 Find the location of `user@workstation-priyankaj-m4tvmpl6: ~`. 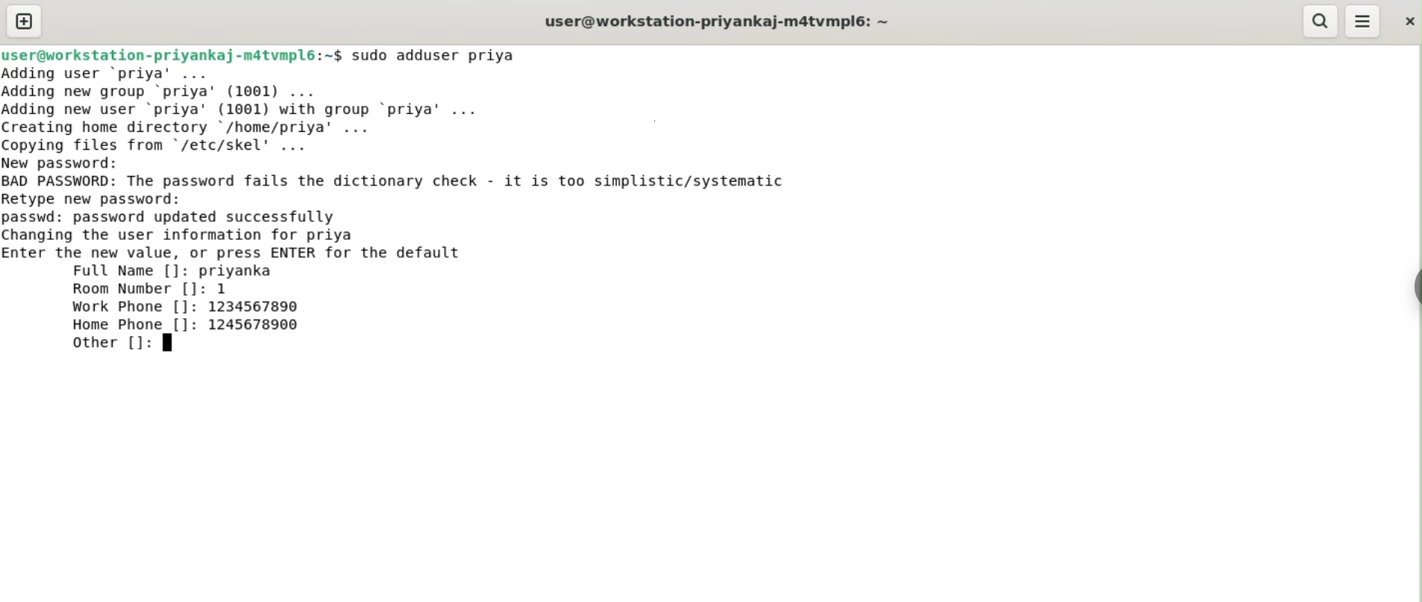

user@workstation-priyankaj-m4tvmpl6: ~ is located at coordinates (717, 23).